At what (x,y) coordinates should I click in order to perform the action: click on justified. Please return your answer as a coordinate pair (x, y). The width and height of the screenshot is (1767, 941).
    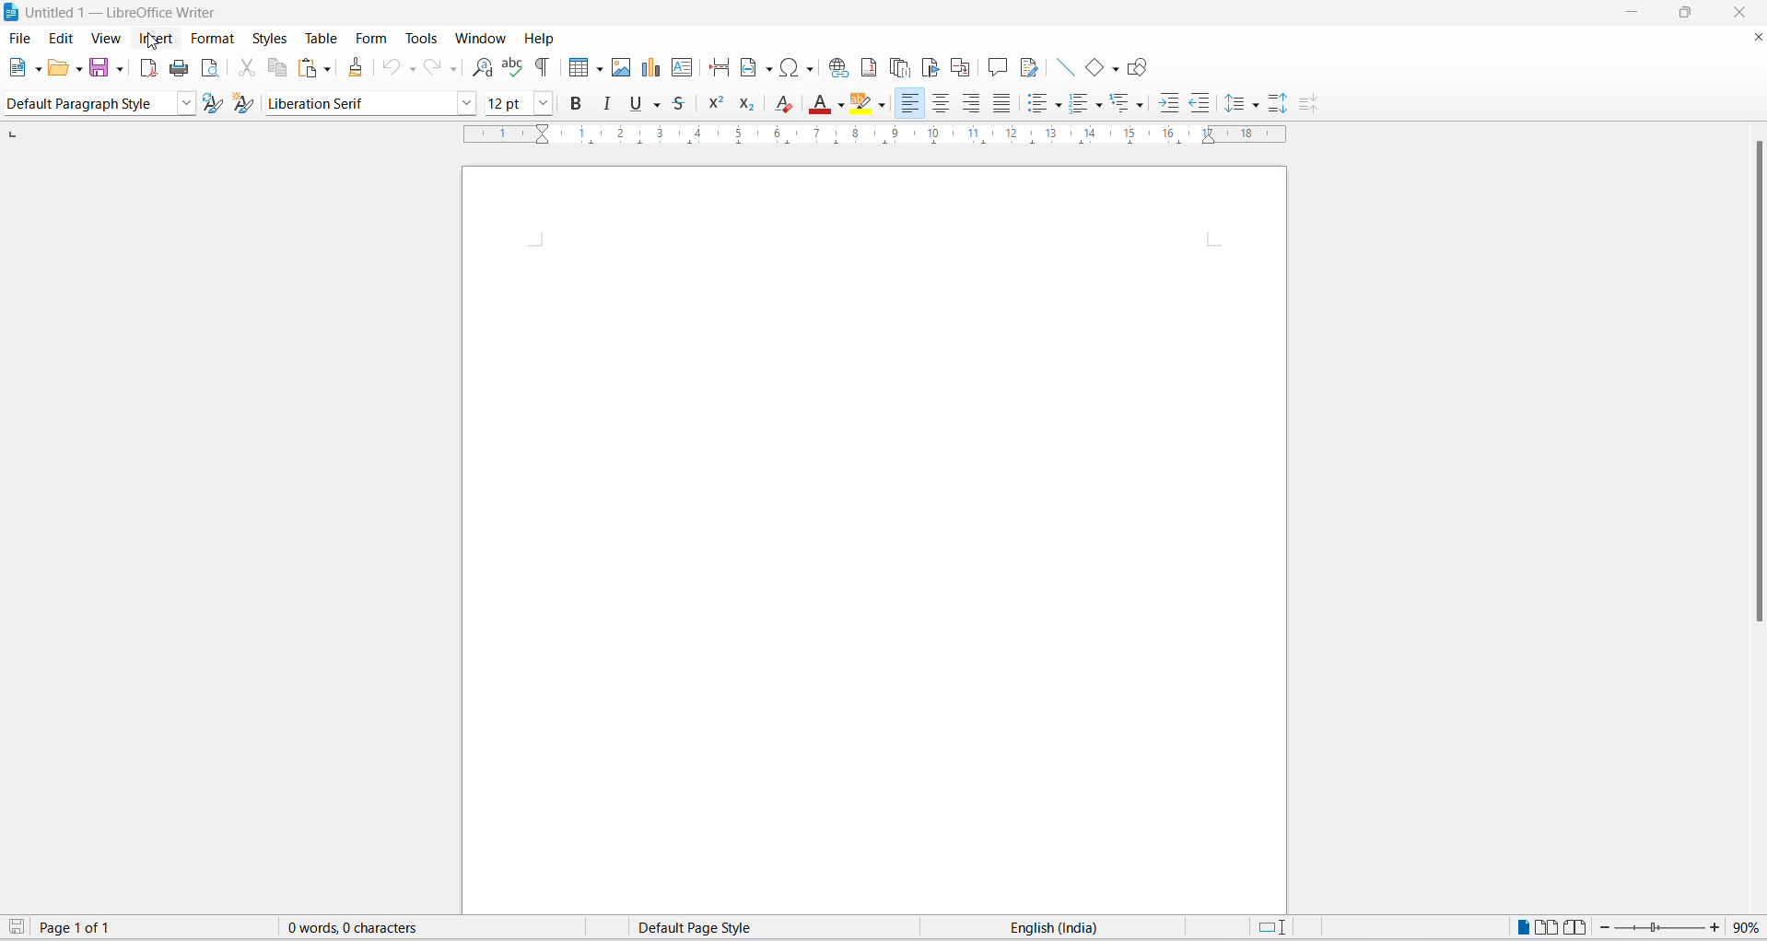
    Looking at the image, I should click on (1000, 104).